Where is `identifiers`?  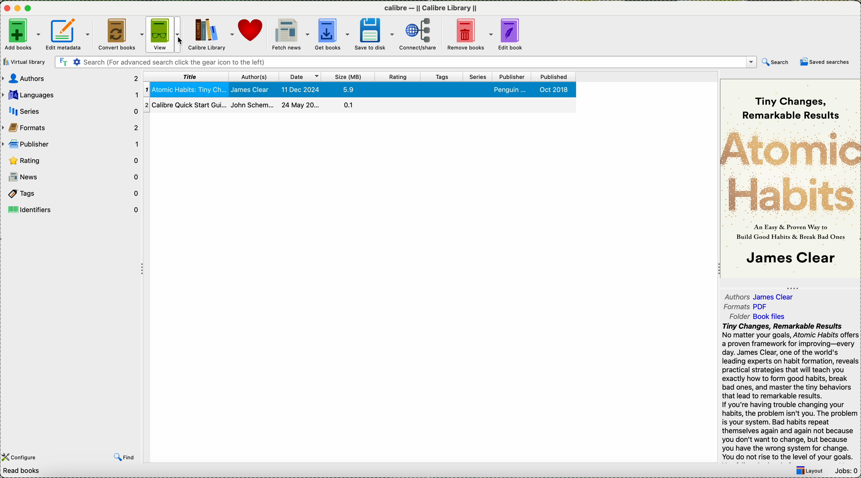
identifiers is located at coordinates (73, 210).